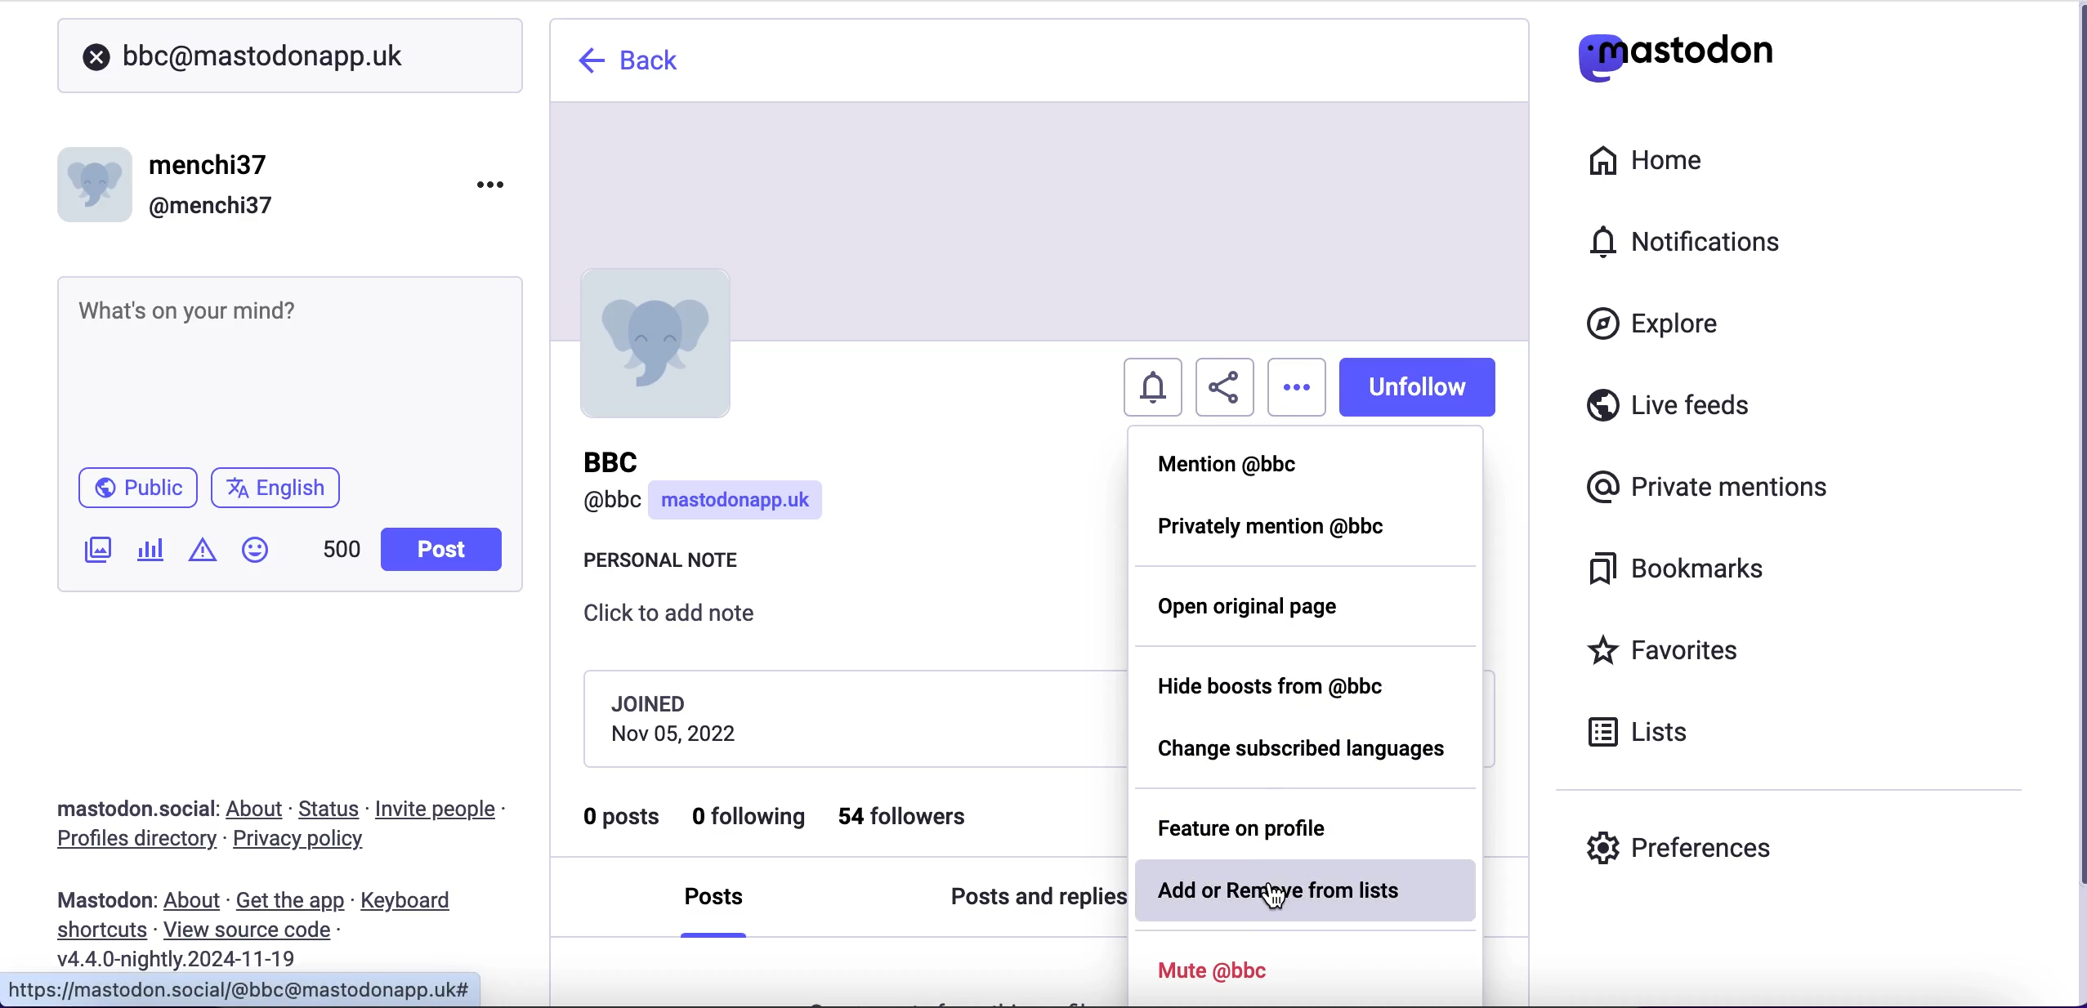 This screenshot has width=2087, height=1008. I want to click on menu options, so click(496, 183).